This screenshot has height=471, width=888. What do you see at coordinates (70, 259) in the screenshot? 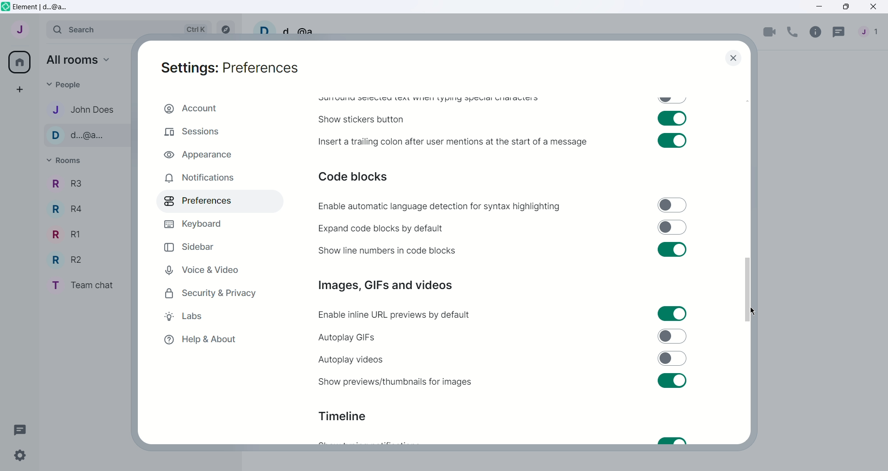
I see `R2 - Room Name` at bounding box center [70, 259].